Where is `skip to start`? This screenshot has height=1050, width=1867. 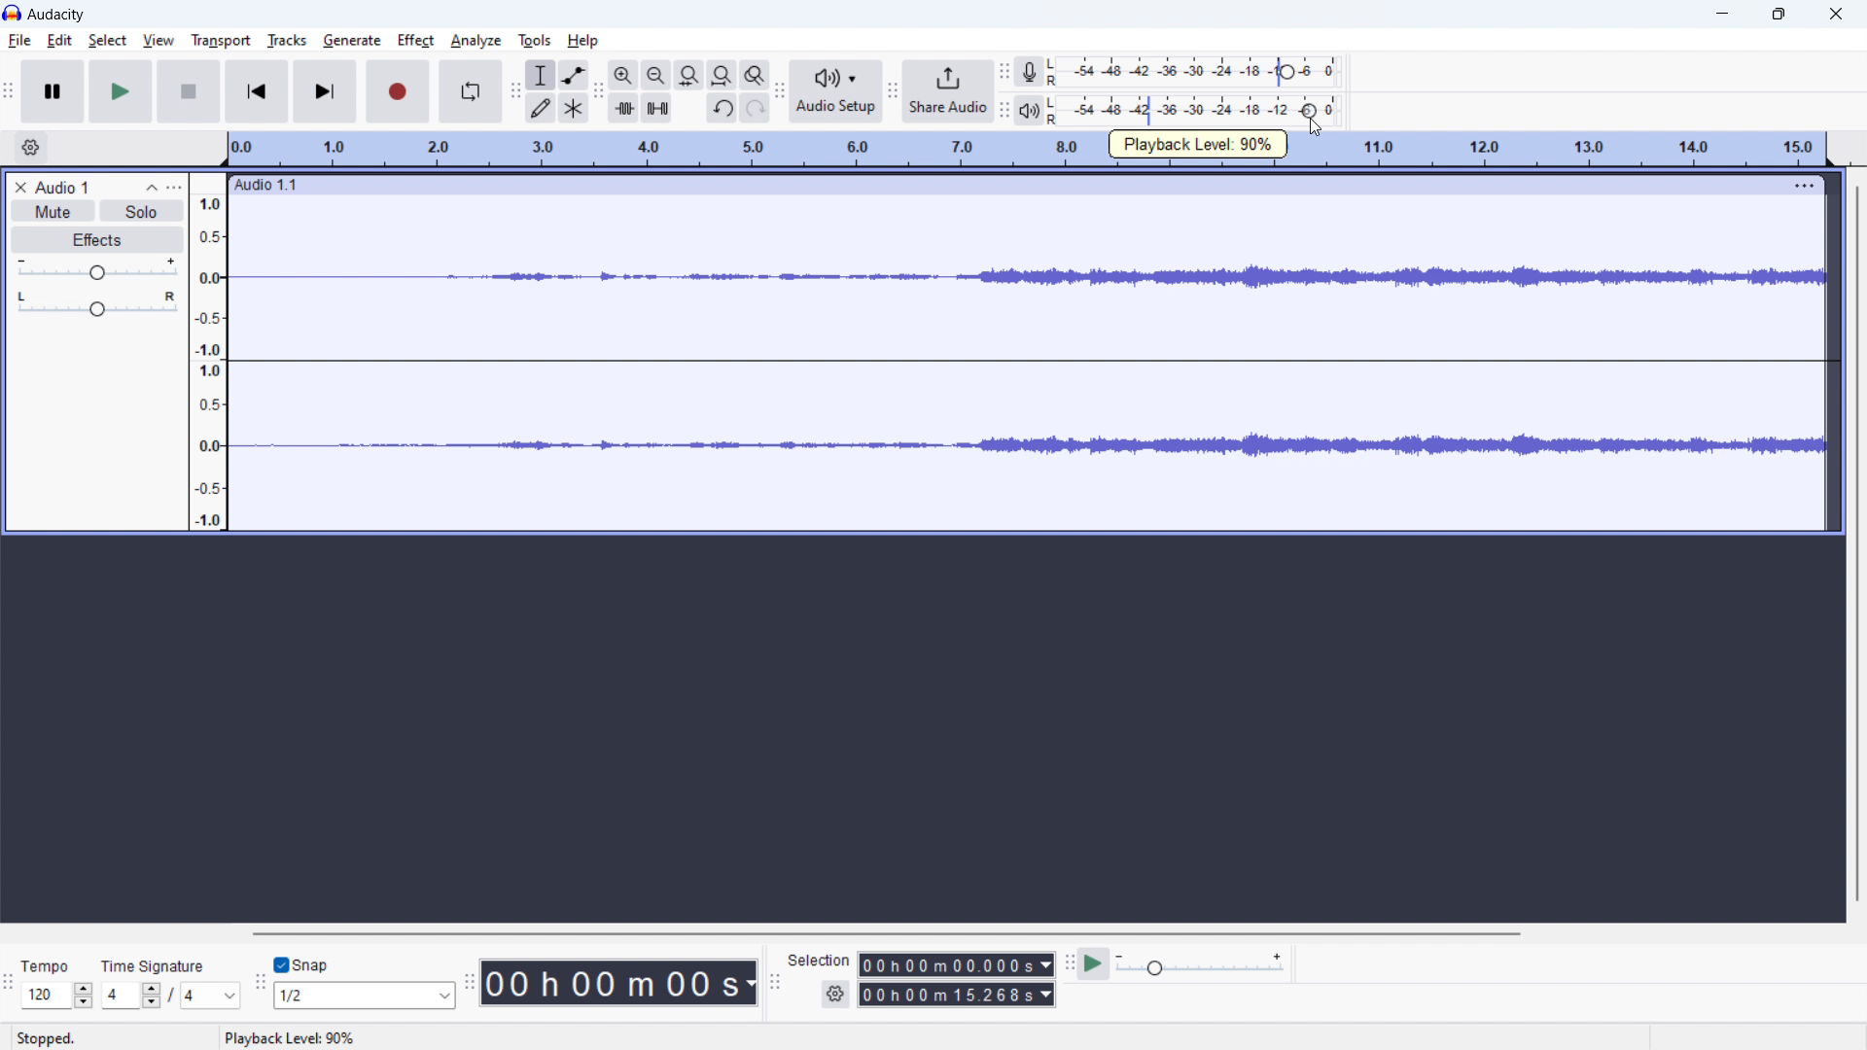 skip to start is located at coordinates (254, 91).